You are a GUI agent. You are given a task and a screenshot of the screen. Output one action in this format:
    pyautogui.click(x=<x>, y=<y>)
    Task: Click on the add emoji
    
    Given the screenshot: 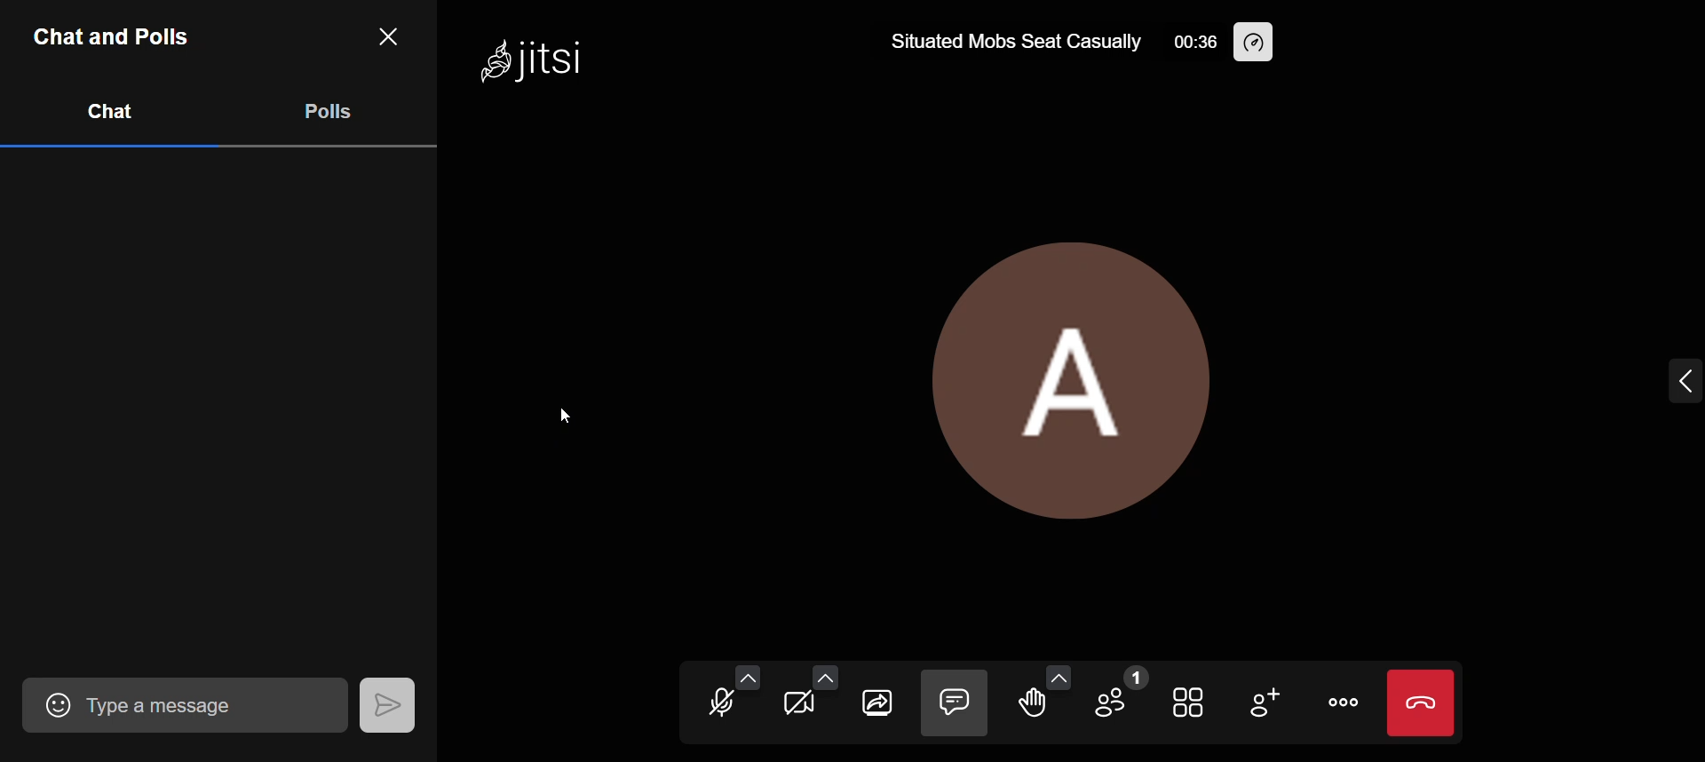 What is the action you would take?
    pyautogui.click(x=47, y=703)
    